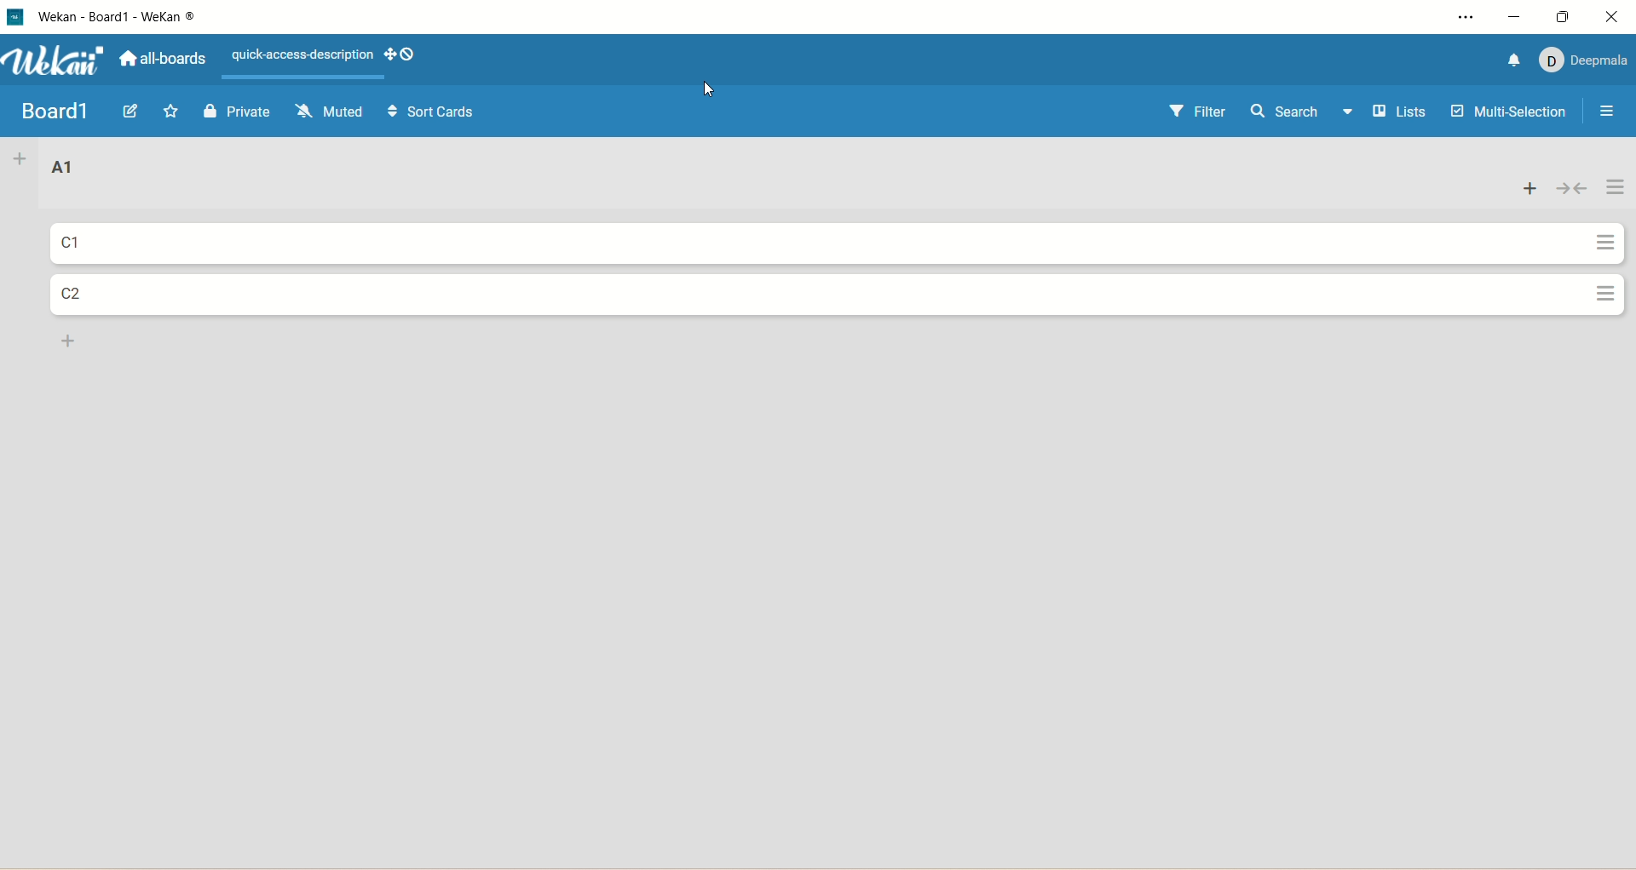  Describe the element at coordinates (1510, 59) in the screenshot. I see `notification` at that location.